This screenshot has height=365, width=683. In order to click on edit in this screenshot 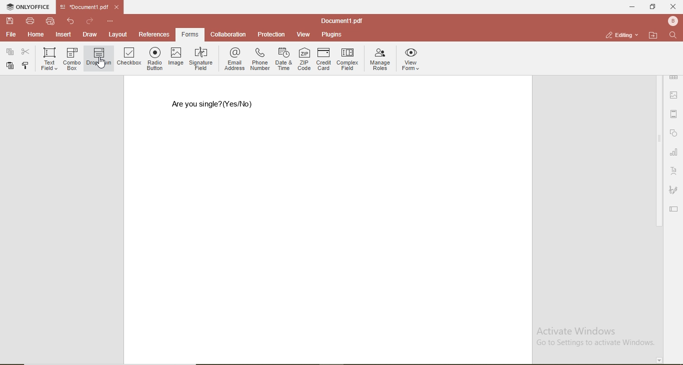, I will do `click(675, 209)`.